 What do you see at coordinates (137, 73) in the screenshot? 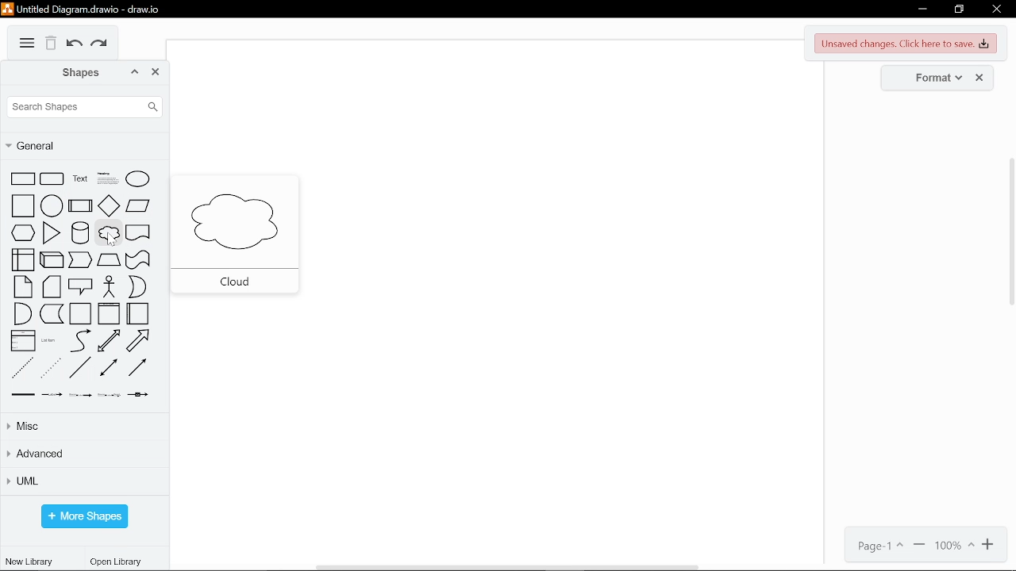
I see `collapse` at bounding box center [137, 73].